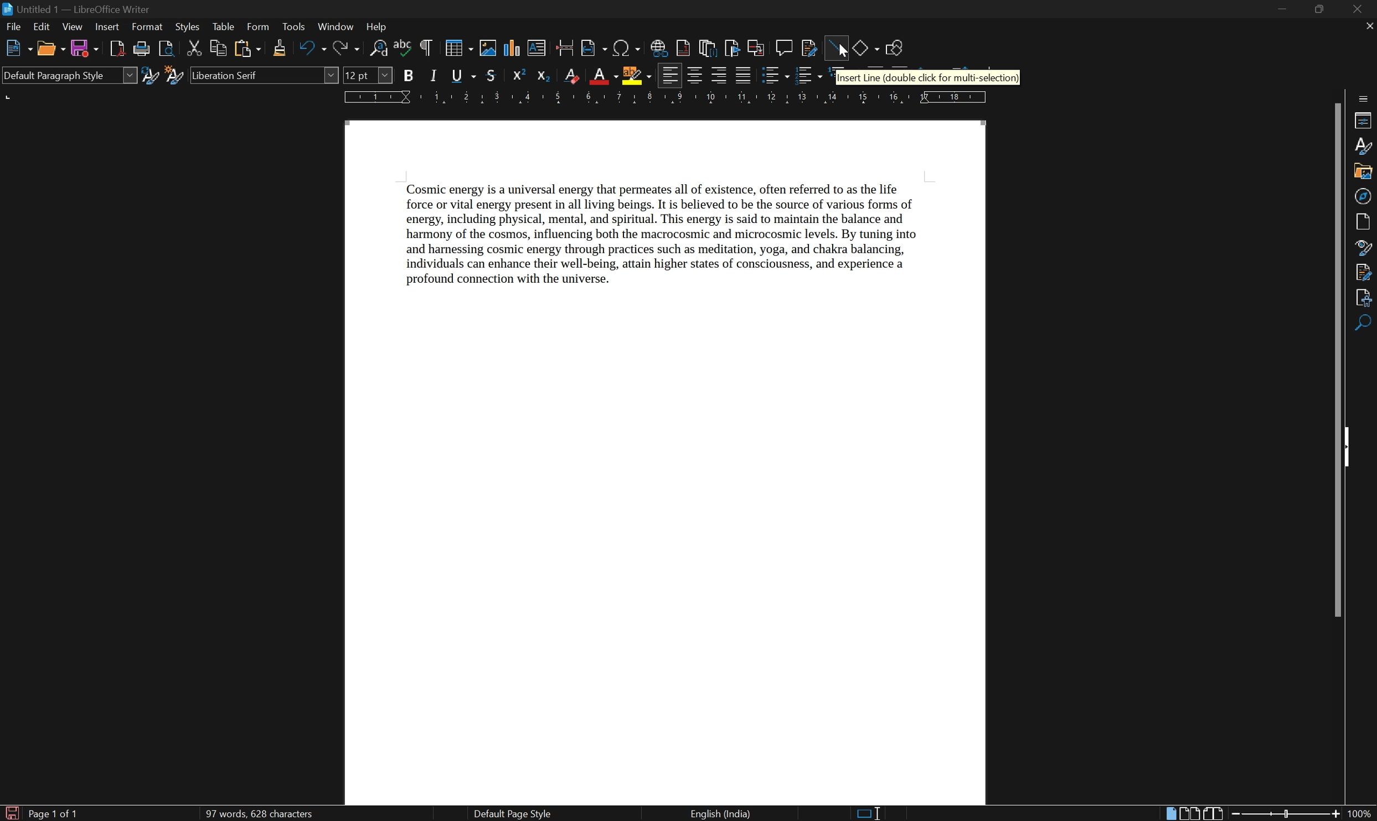  What do you see at coordinates (176, 75) in the screenshot?
I see `new style from selection` at bounding box center [176, 75].